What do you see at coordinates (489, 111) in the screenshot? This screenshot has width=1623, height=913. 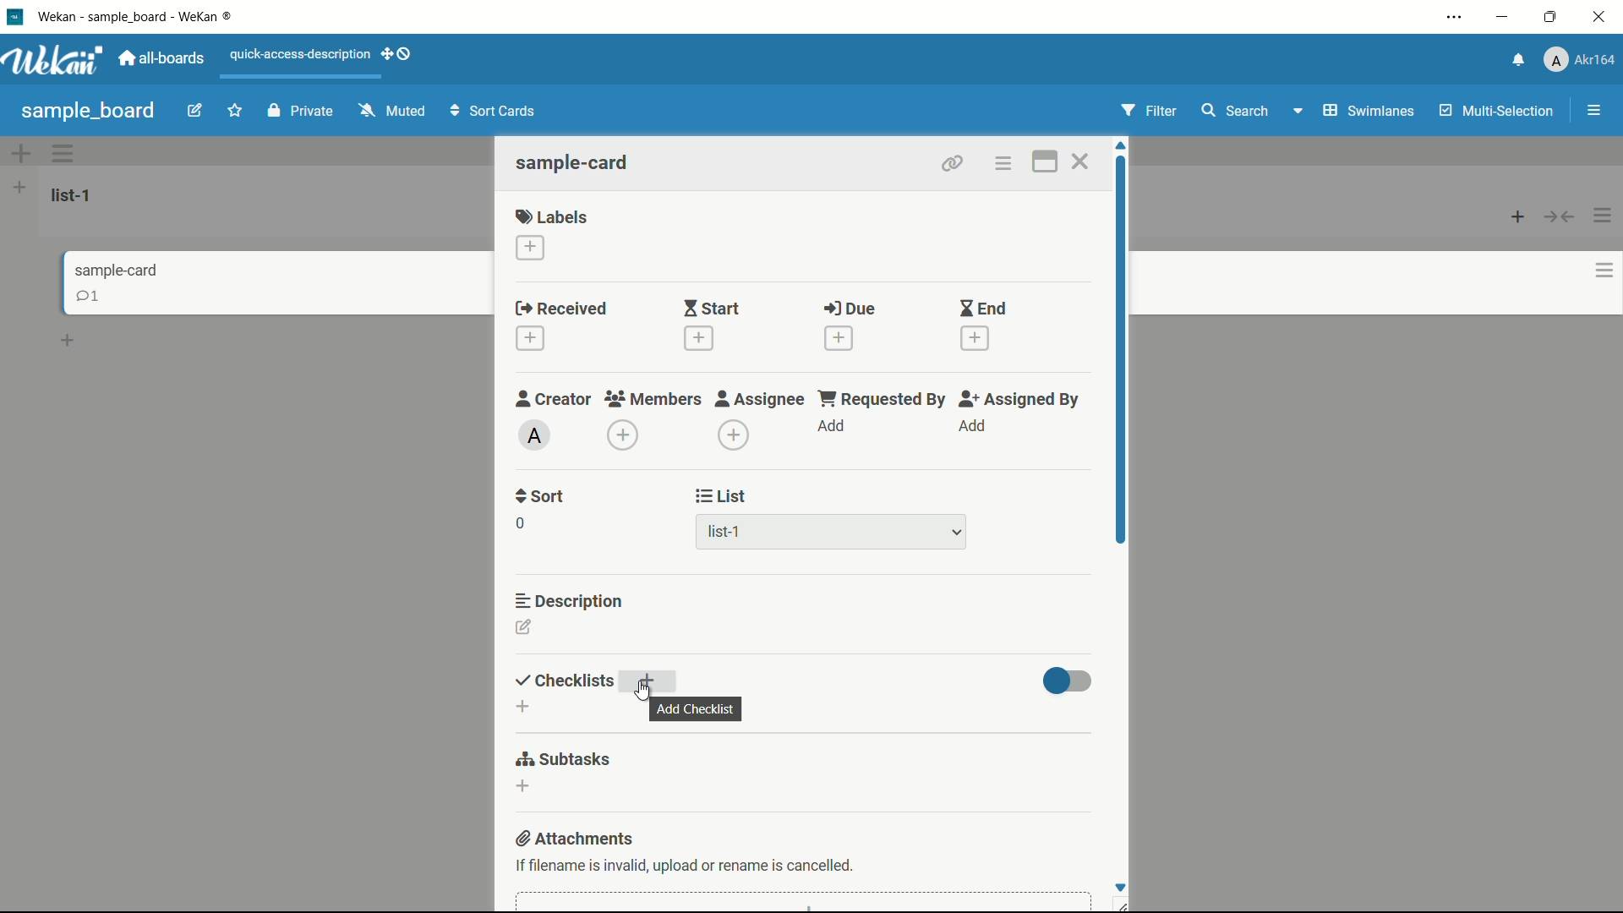 I see `Sort Cards` at bounding box center [489, 111].